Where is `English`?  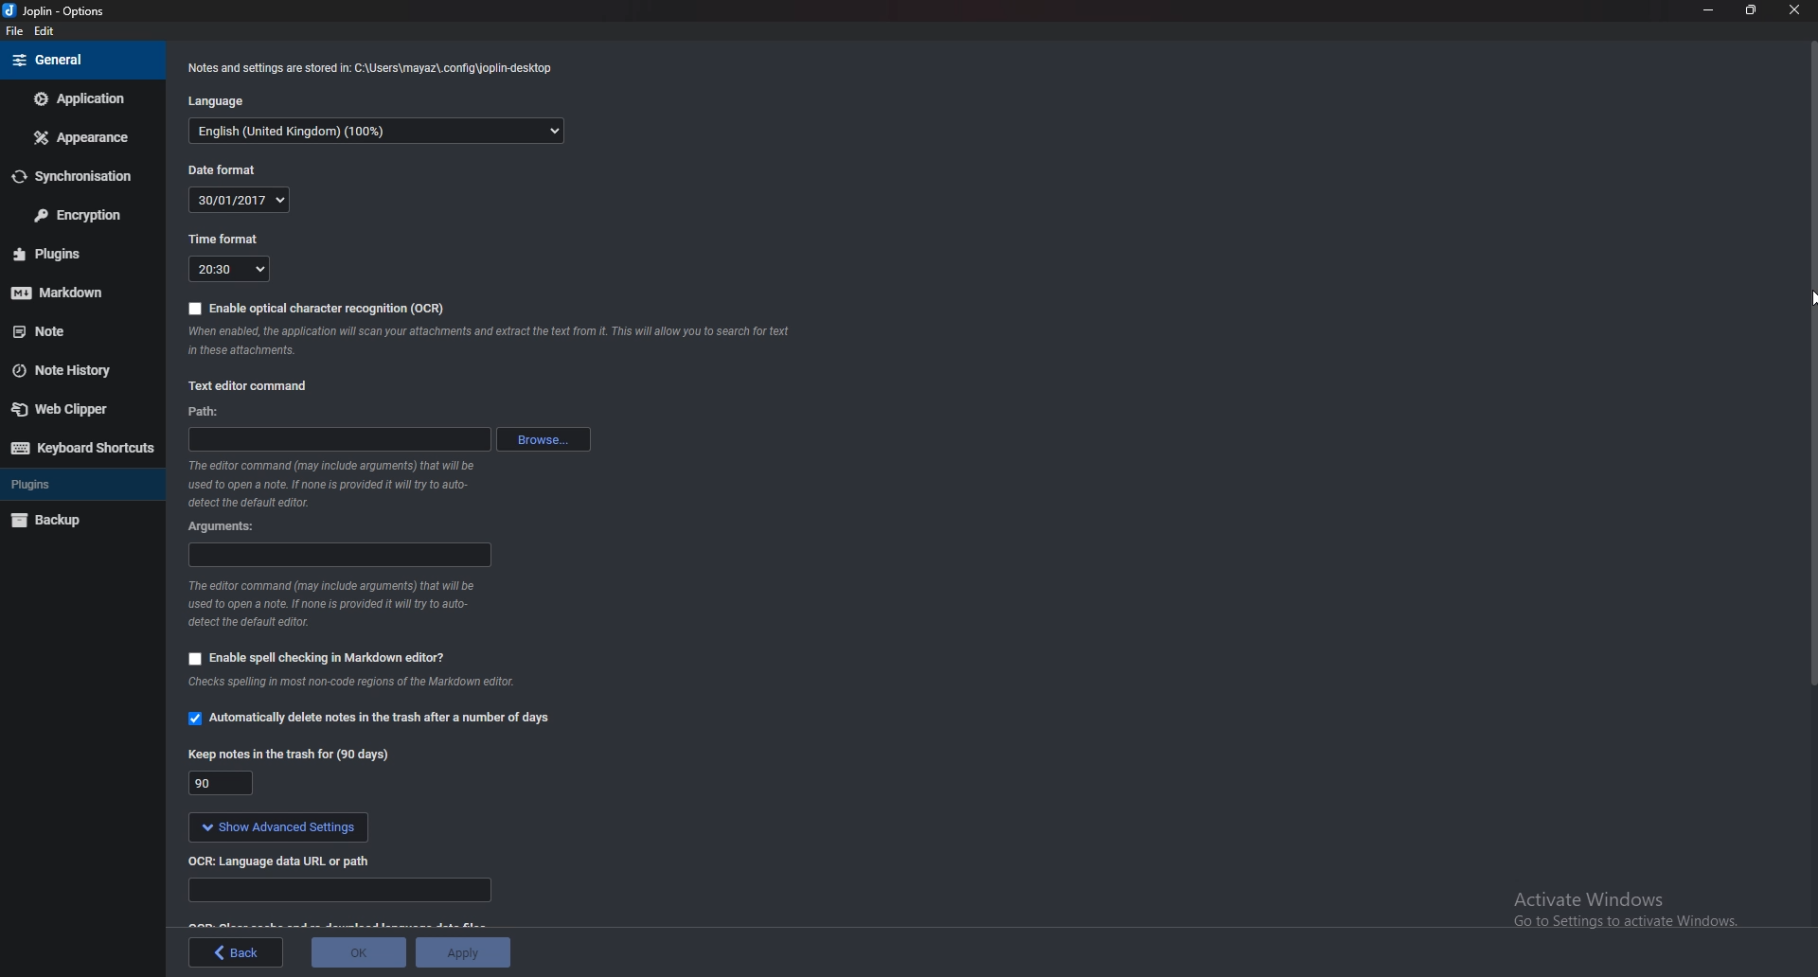 English is located at coordinates (378, 133).